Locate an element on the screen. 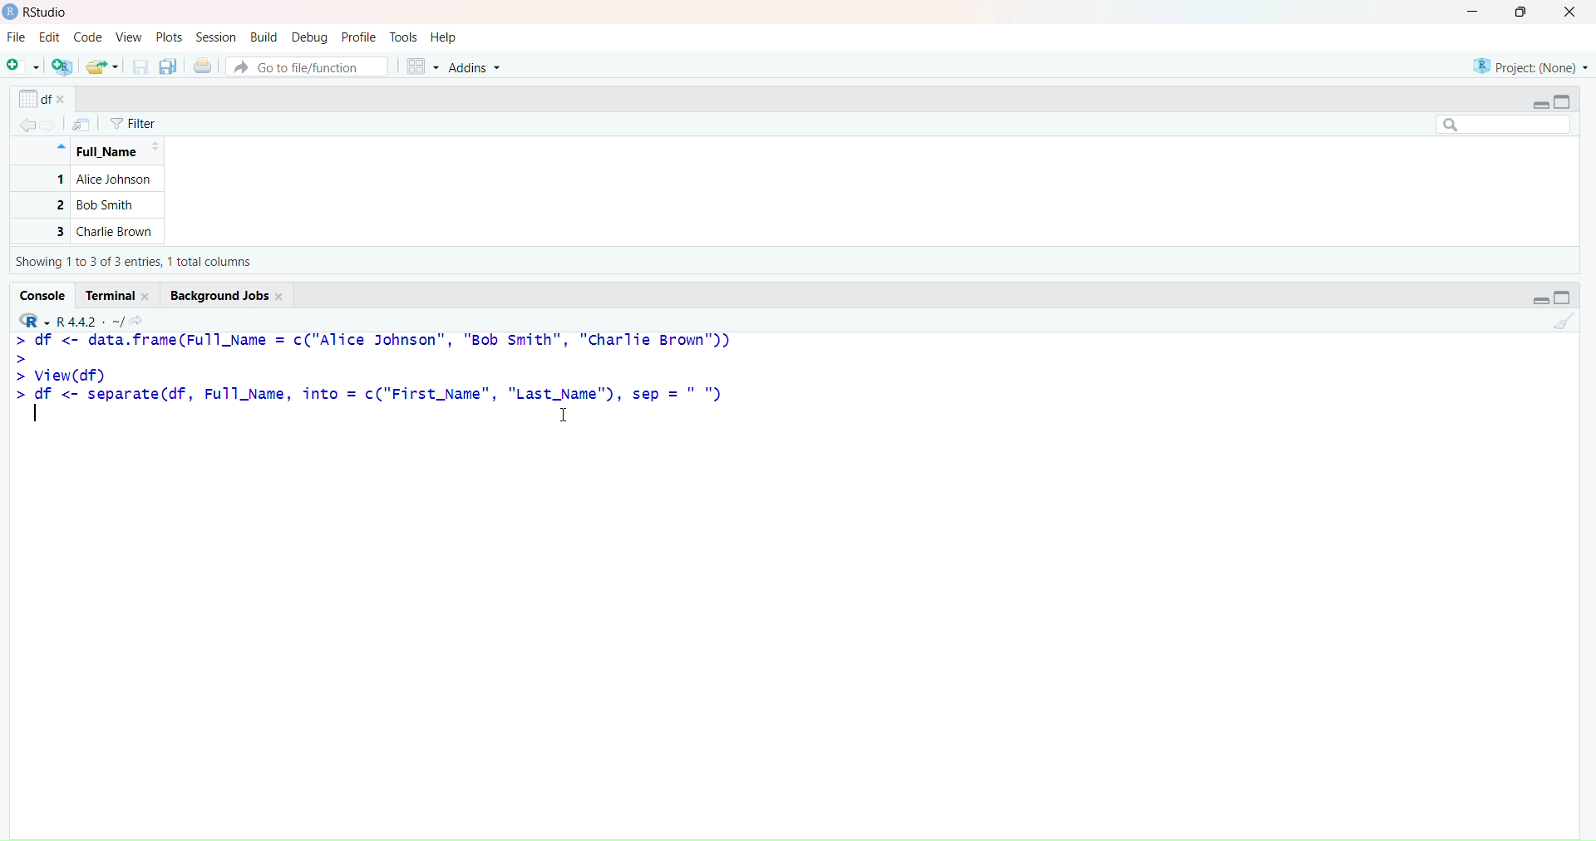 The image size is (1596, 841). Maximize is located at coordinates (1521, 15).